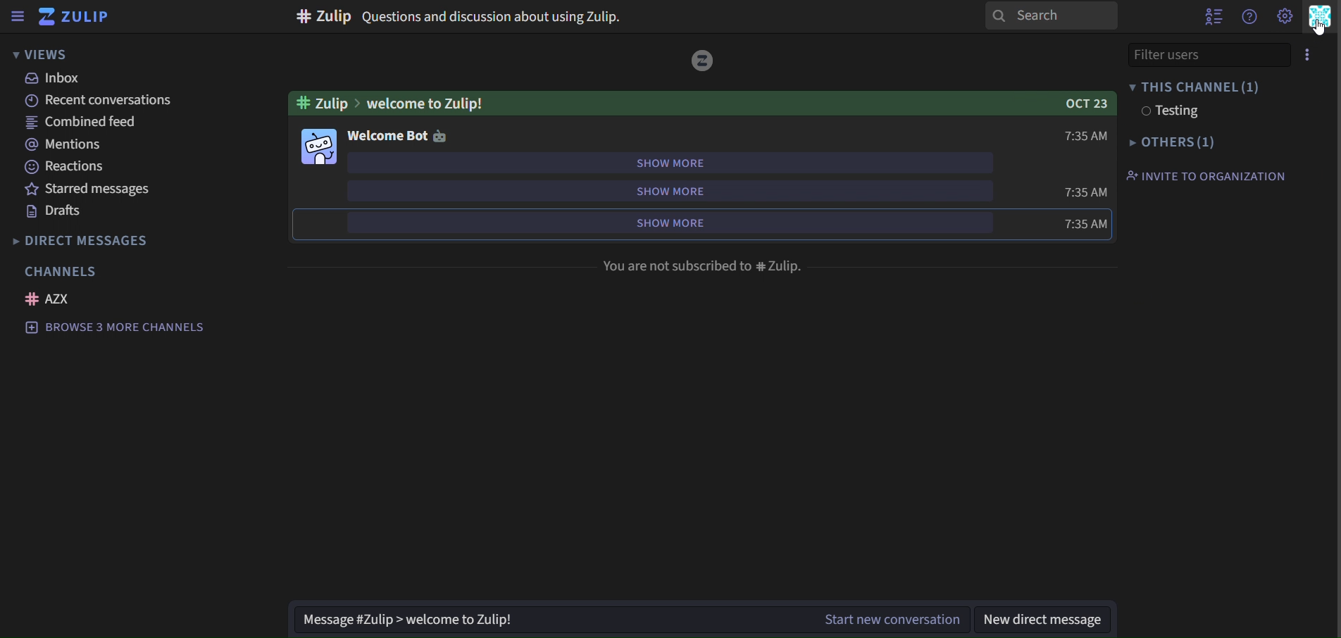  I want to click on Questions and discussion about using Zulip, so click(495, 15).